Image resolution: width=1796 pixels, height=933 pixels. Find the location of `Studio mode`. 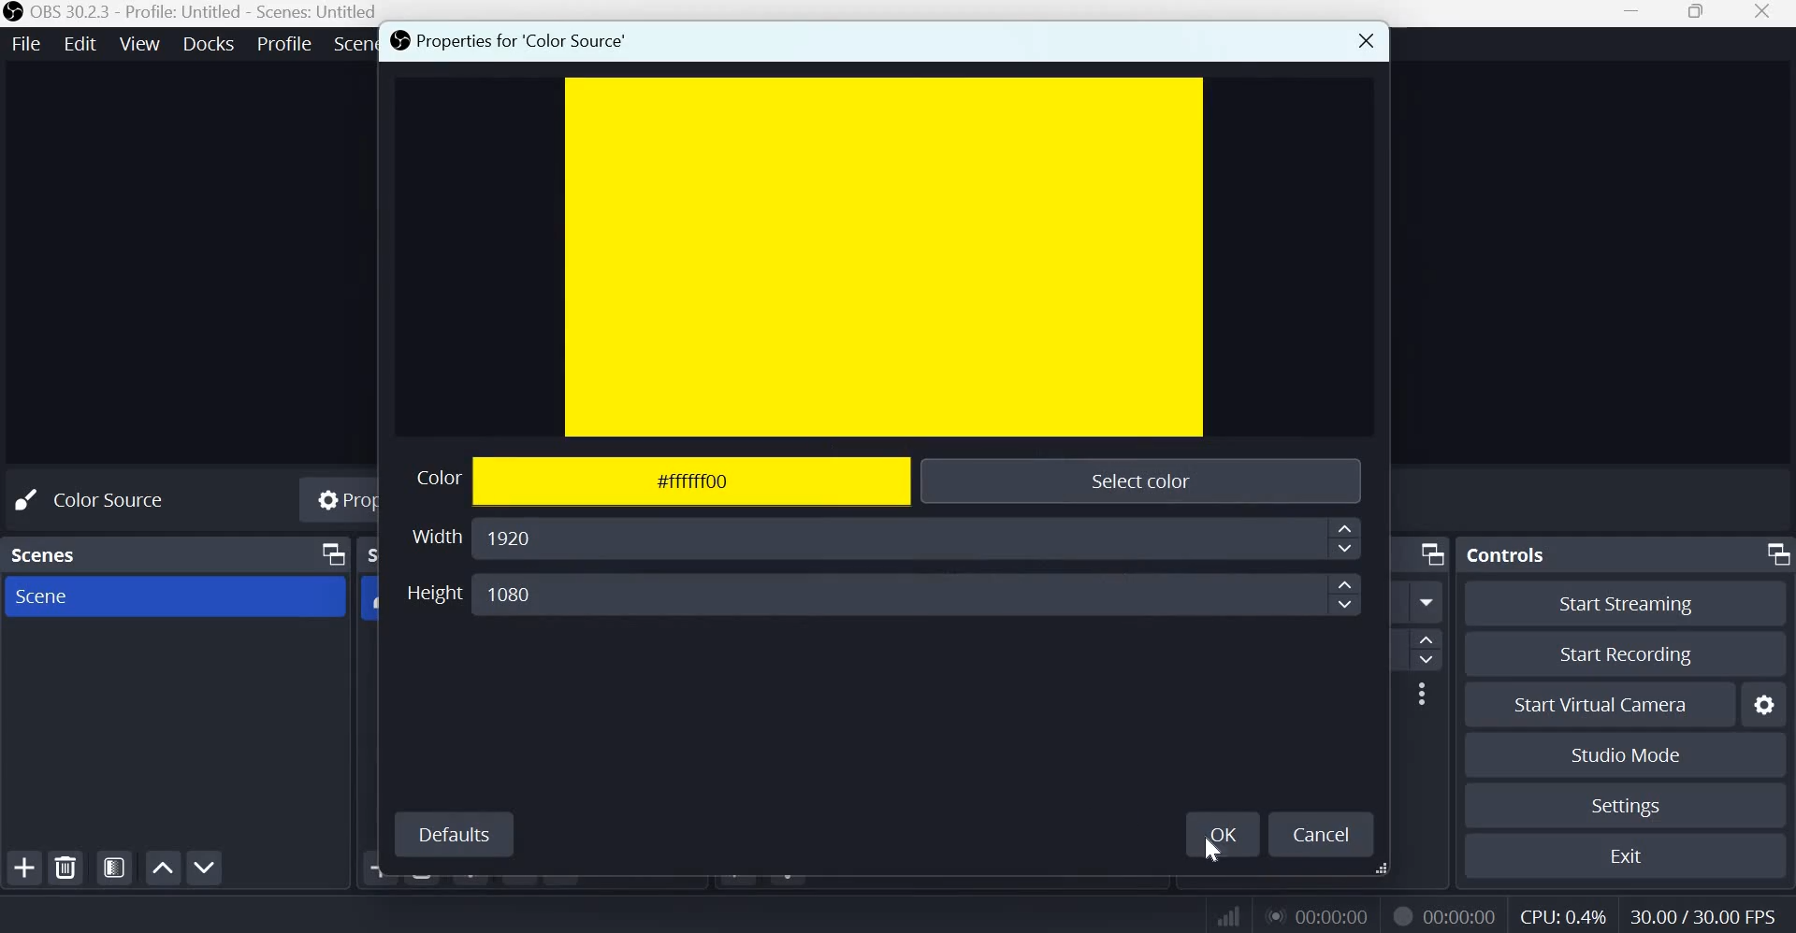

Studio mode is located at coordinates (1623, 754).